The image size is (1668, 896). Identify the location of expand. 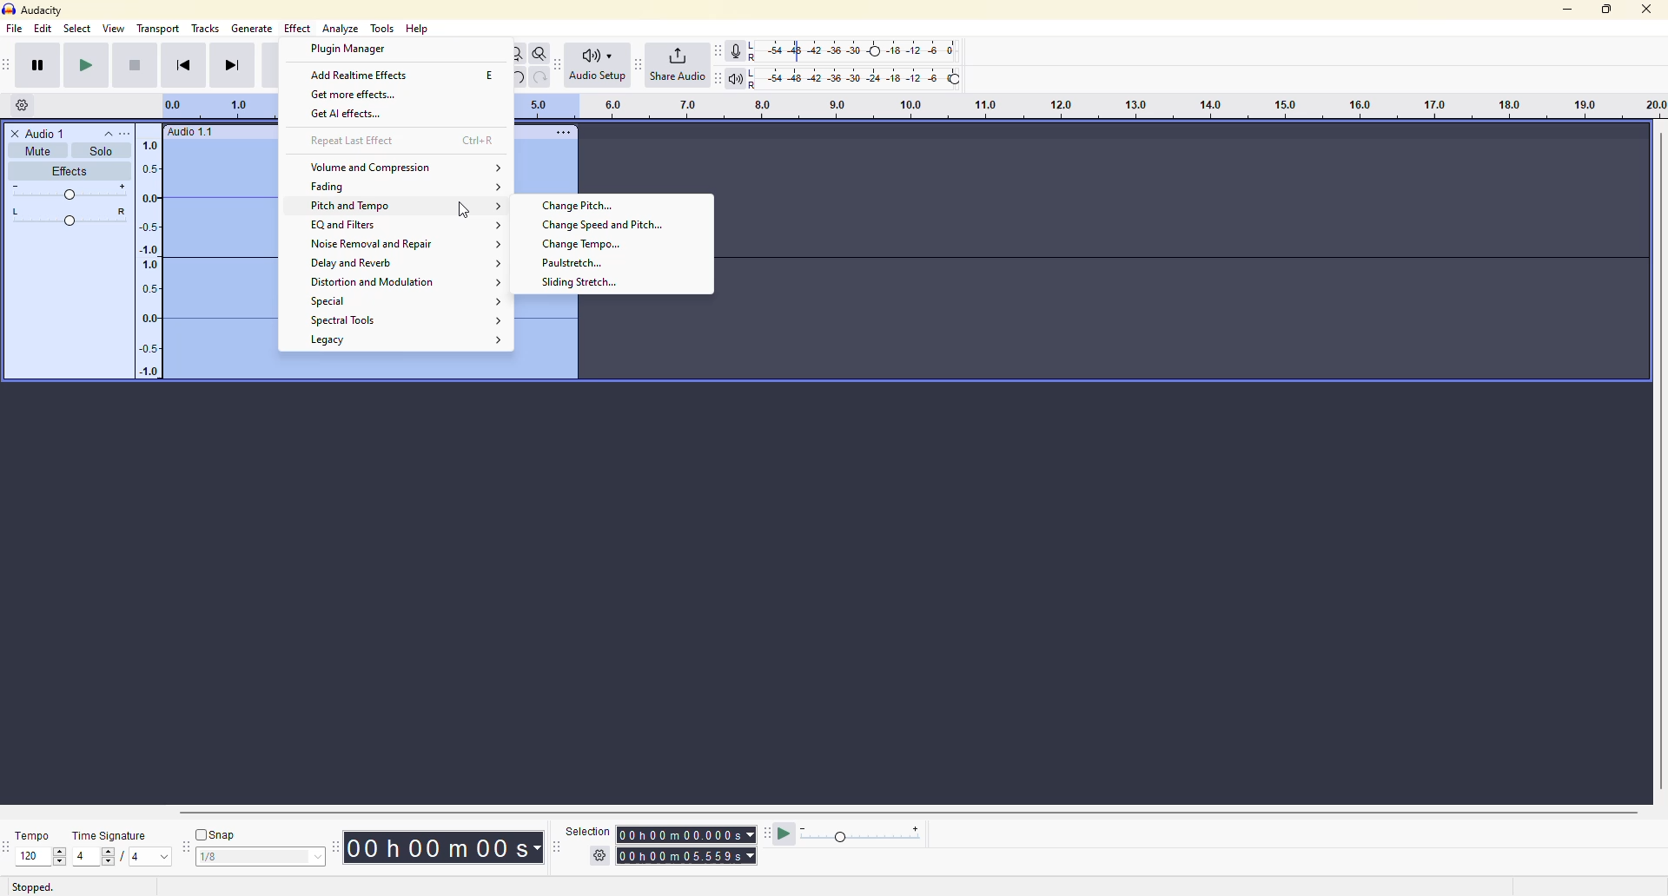
(500, 244).